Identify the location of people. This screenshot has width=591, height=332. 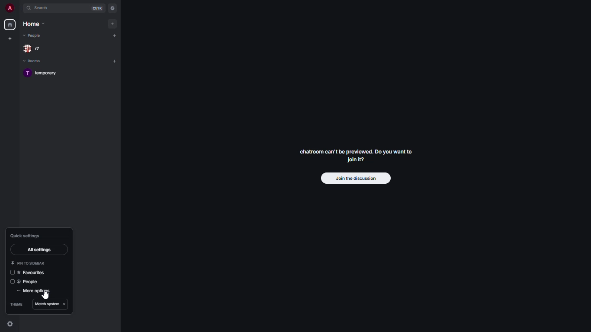
(34, 48).